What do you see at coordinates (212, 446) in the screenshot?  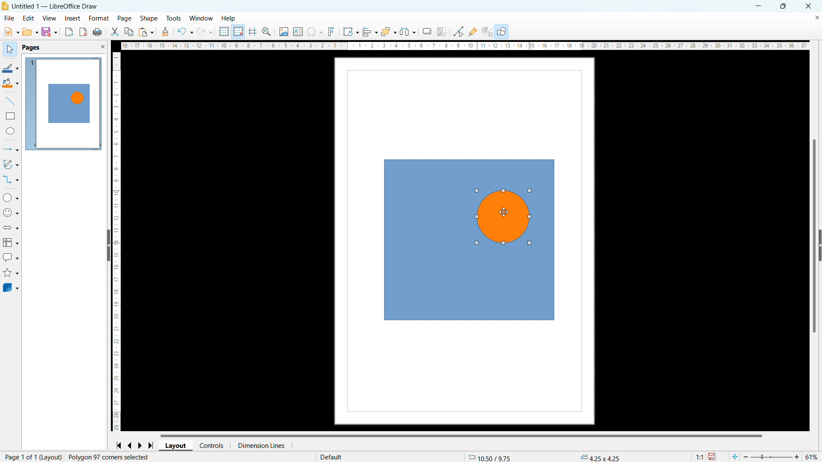 I see `controls` at bounding box center [212, 446].